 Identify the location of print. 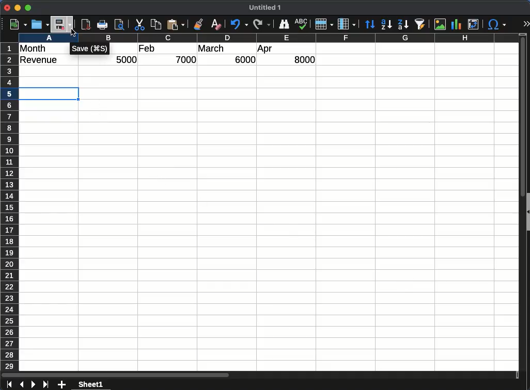
(103, 25).